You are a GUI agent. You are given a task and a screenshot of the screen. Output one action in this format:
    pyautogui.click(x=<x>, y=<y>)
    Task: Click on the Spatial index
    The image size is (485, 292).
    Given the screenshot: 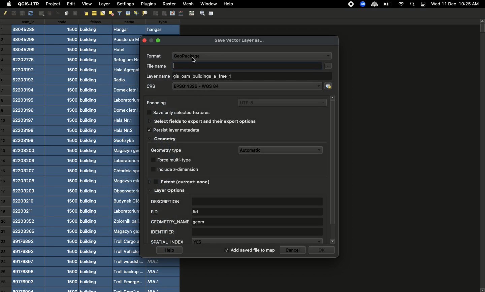 What is the action you would take?
    pyautogui.click(x=236, y=241)
    